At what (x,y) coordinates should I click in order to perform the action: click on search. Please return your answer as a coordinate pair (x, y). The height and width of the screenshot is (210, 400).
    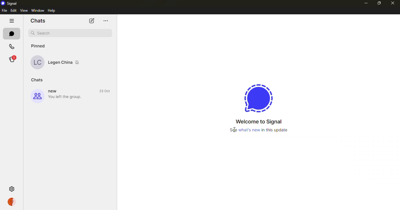
    Looking at the image, I should click on (72, 33).